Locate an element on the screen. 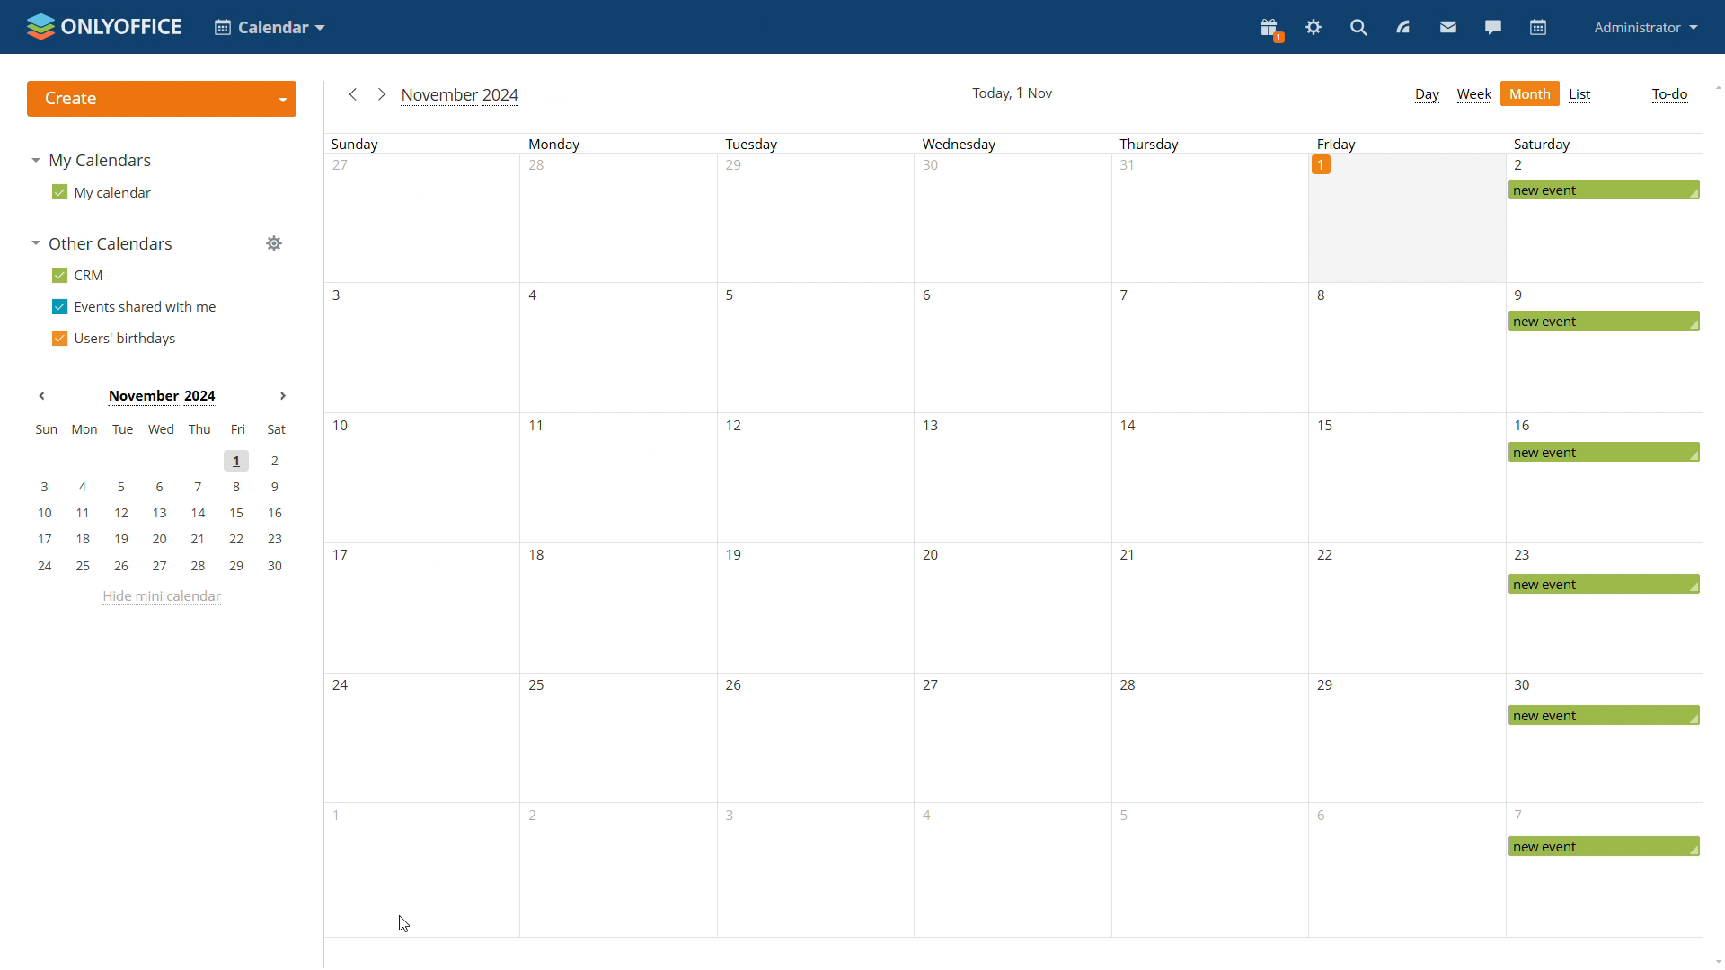 The image size is (1725, 970). crm is located at coordinates (80, 275).